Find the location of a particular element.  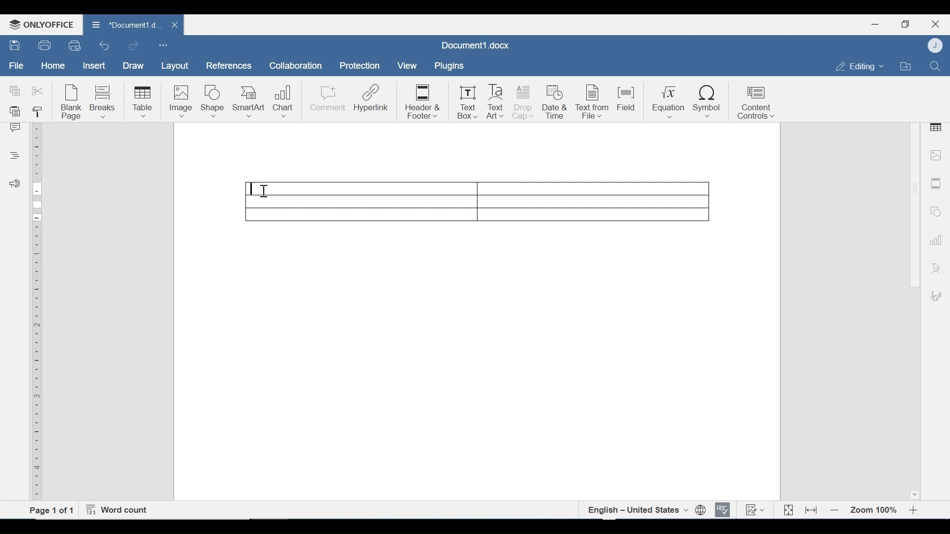

Header & Footer is located at coordinates (423, 103).